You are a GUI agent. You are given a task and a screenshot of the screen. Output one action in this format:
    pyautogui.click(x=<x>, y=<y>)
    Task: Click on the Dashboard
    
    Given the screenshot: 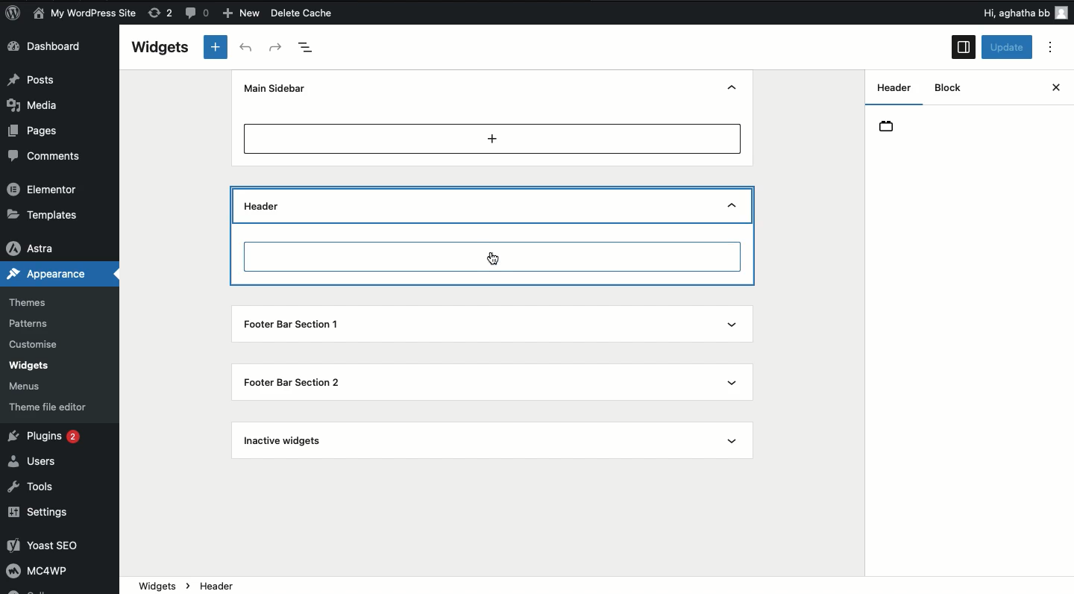 What is the action you would take?
    pyautogui.click(x=55, y=48)
    